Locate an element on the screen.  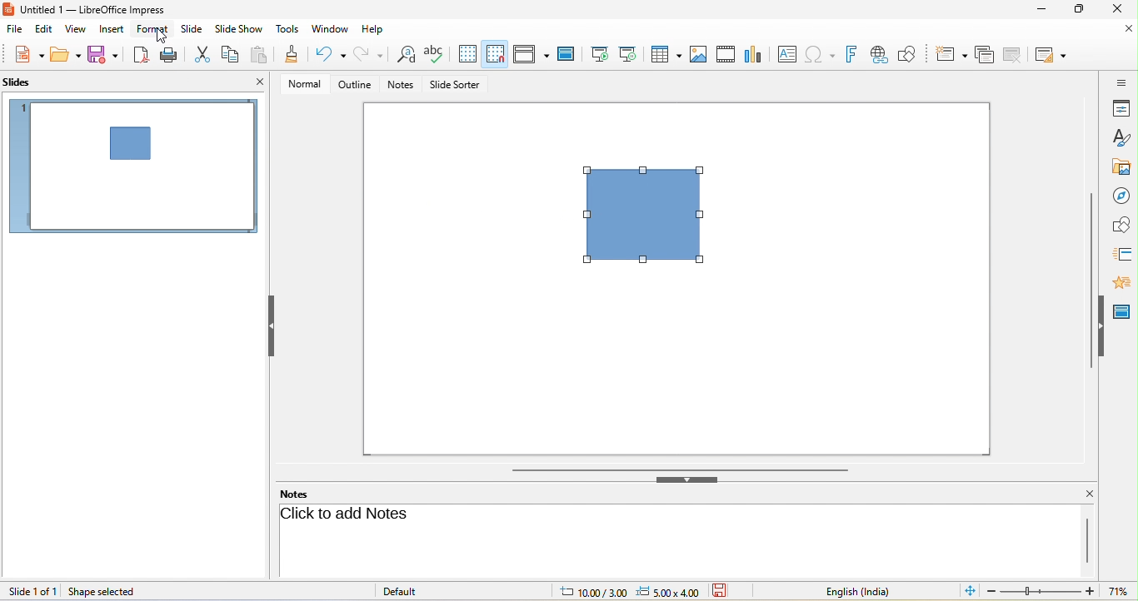
chart is located at coordinates (753, 52).